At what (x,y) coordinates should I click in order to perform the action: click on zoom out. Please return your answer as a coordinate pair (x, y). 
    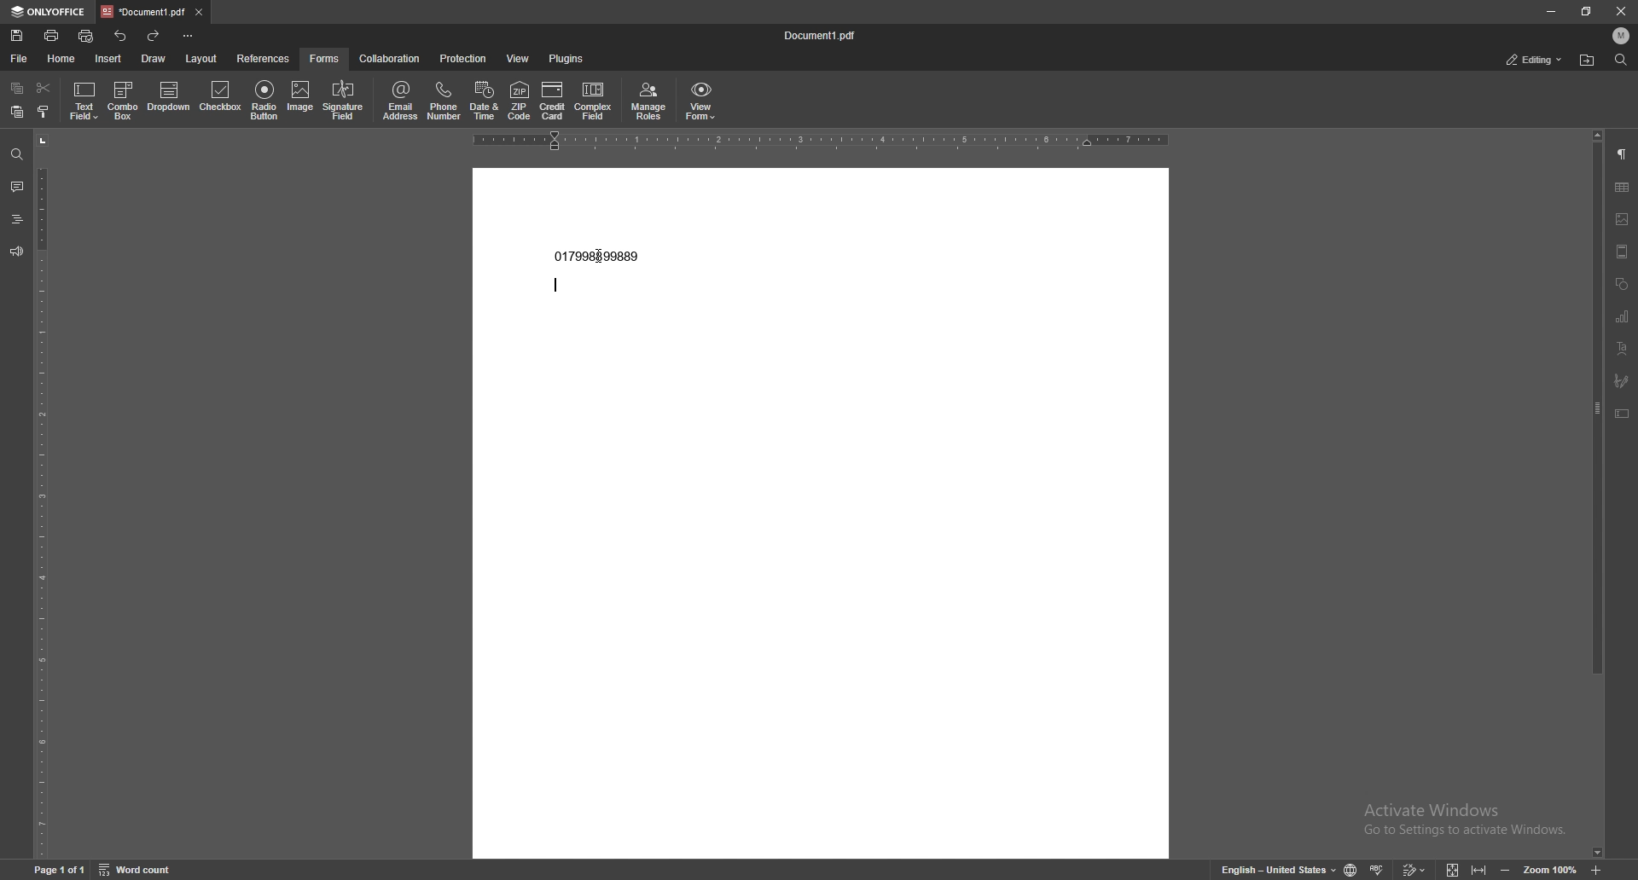
    Looking at the image, I should click on (1504, 871).